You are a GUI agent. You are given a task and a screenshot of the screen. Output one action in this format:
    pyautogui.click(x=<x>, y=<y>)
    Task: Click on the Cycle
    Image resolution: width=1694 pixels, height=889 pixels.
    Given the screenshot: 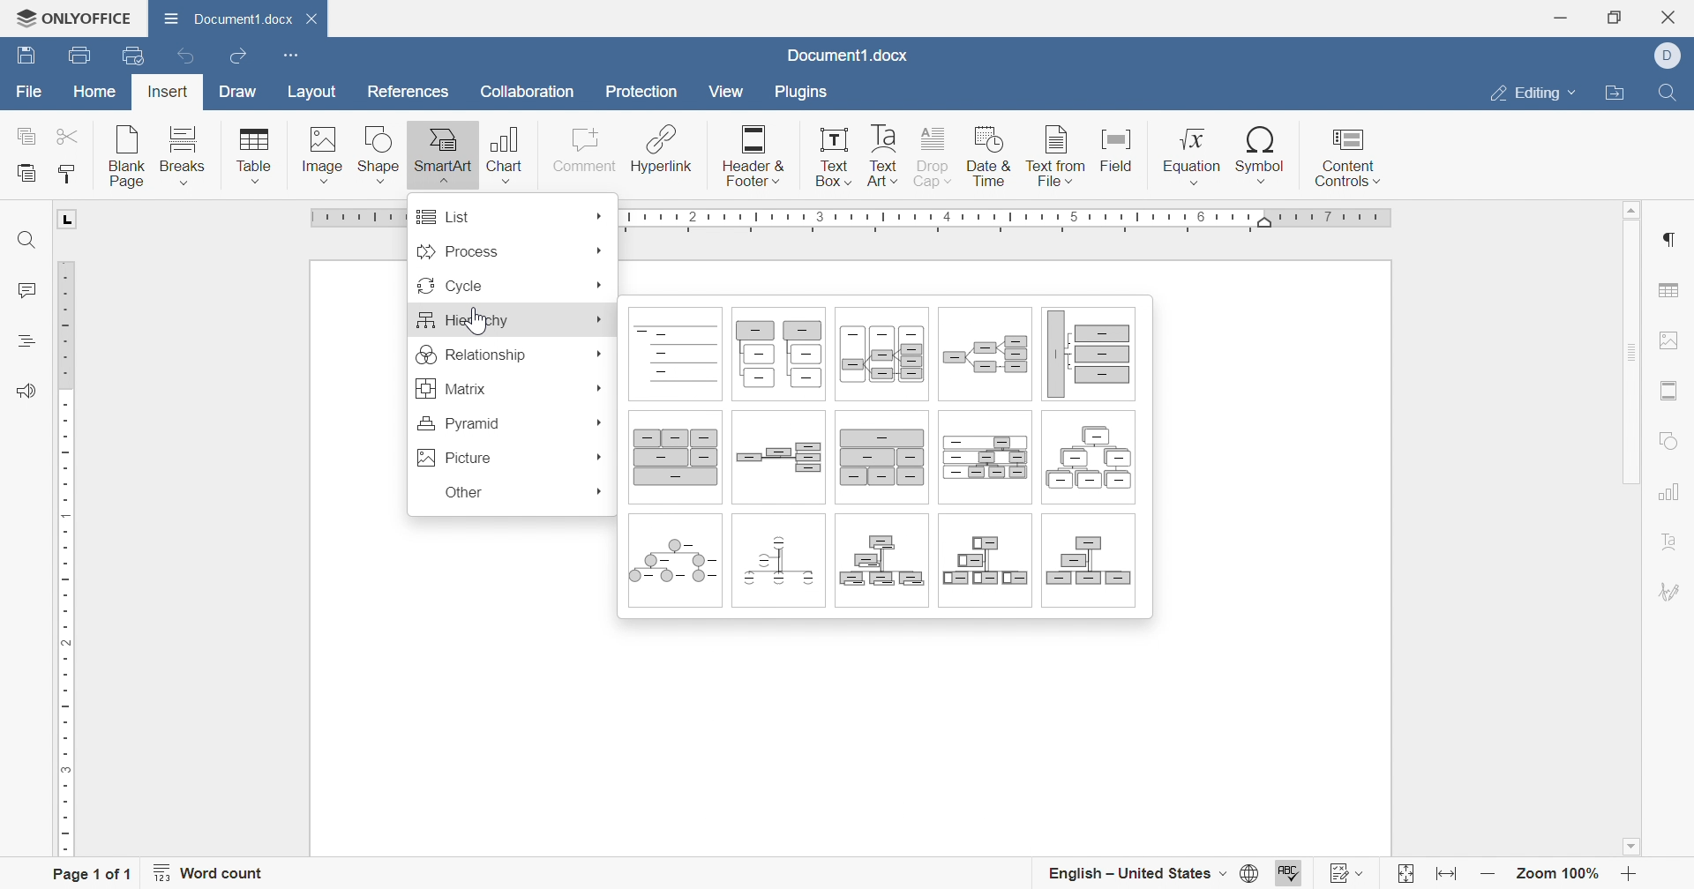 What is the action you would take?
    pyautogui.click(x=448, y=286)
    